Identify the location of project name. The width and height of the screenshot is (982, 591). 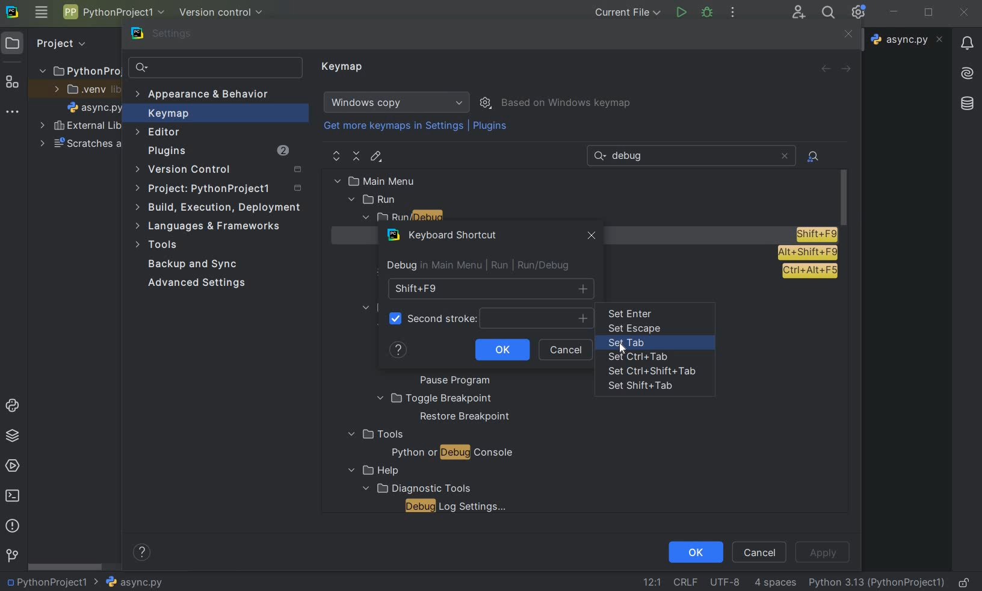
(78, 69).